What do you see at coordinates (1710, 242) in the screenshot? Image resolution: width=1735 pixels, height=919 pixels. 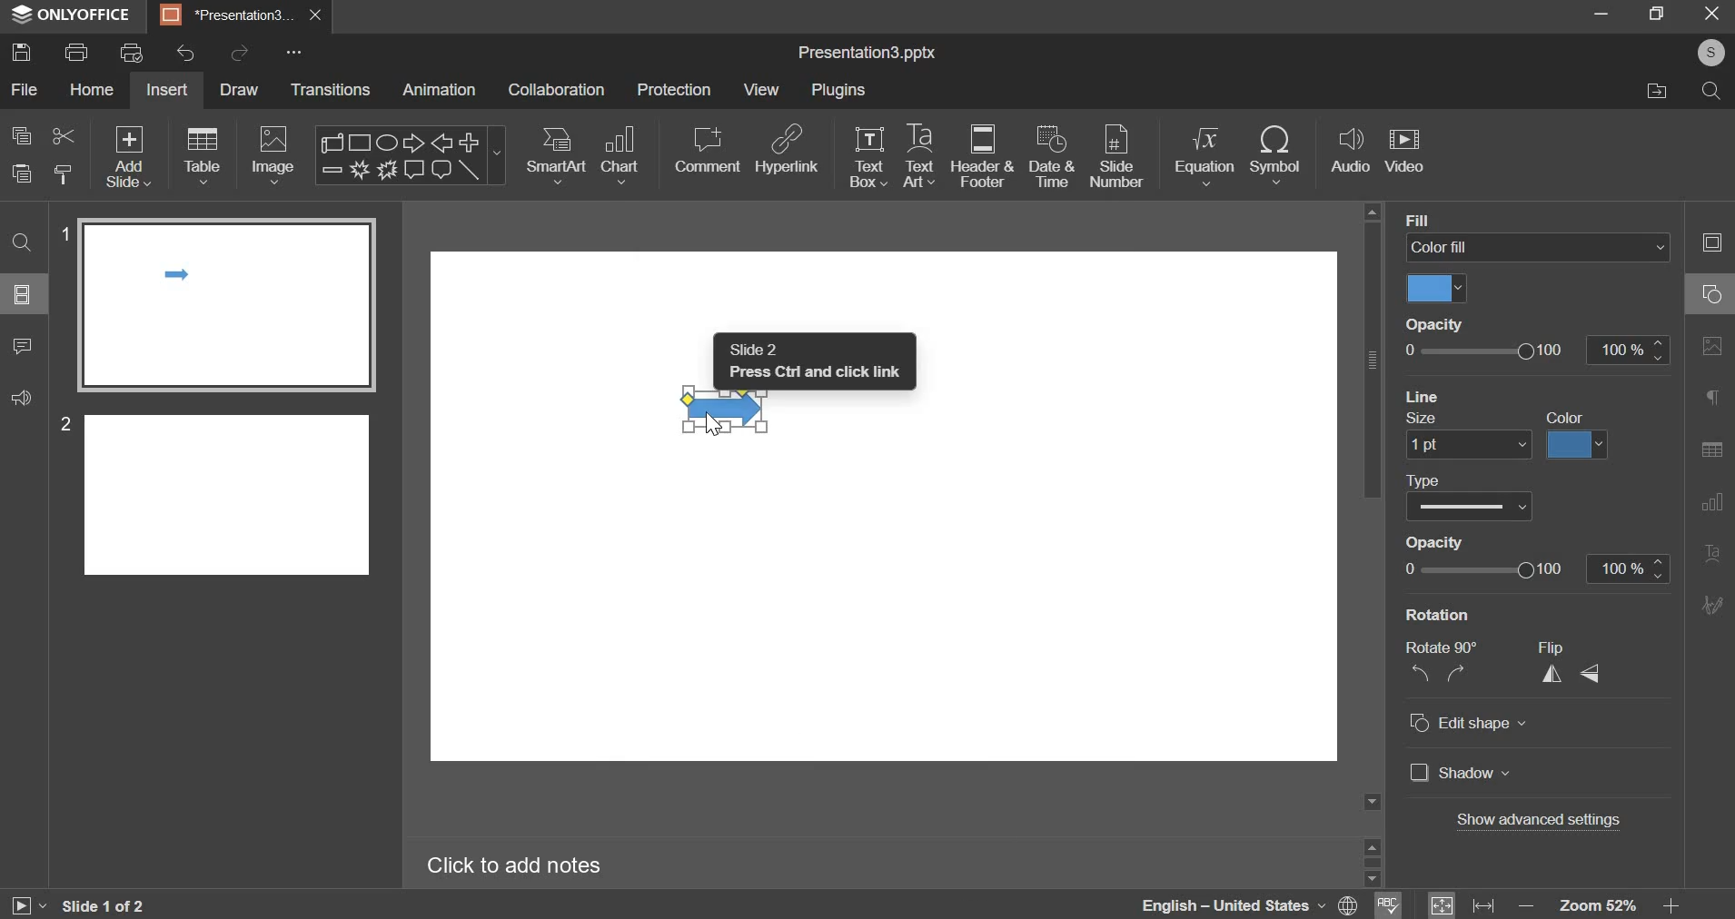 I see `Slide settings` at bounding box center [1710, 242].